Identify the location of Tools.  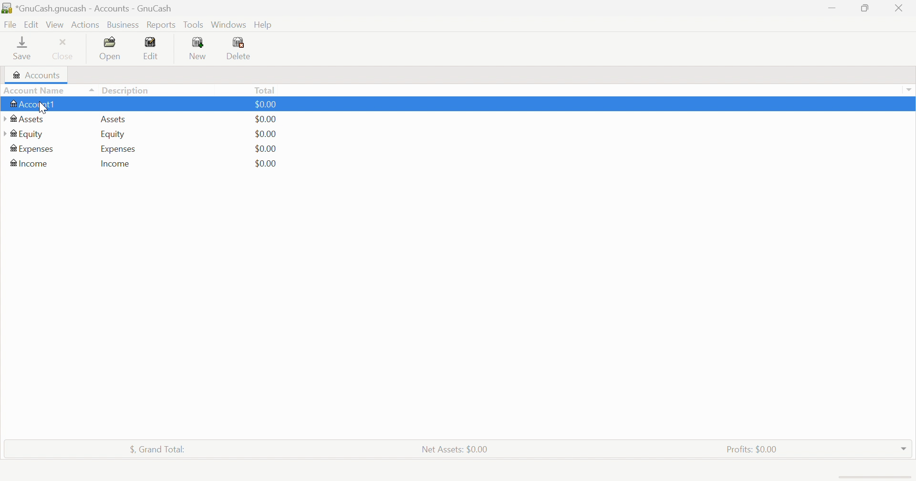
(193, 25).